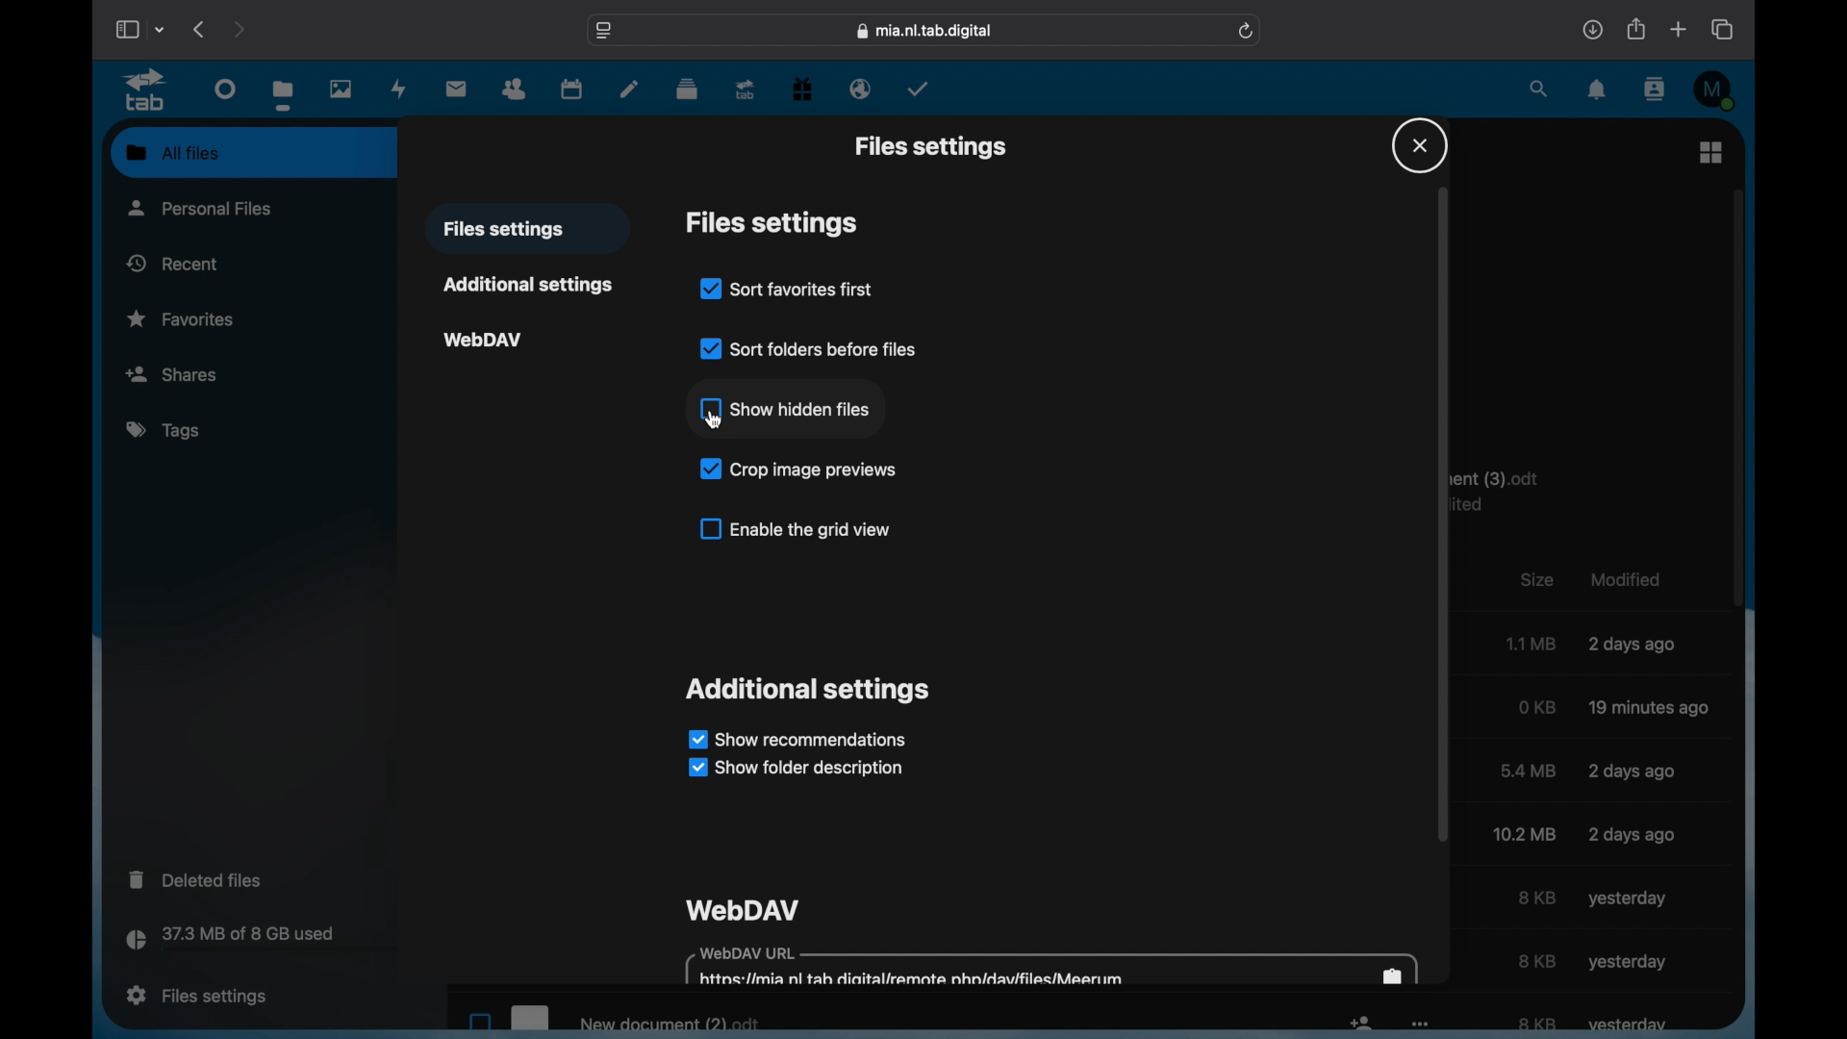 This screenshot has width=1847, height=1039. I want to click on deleted files, so click(197, 878).